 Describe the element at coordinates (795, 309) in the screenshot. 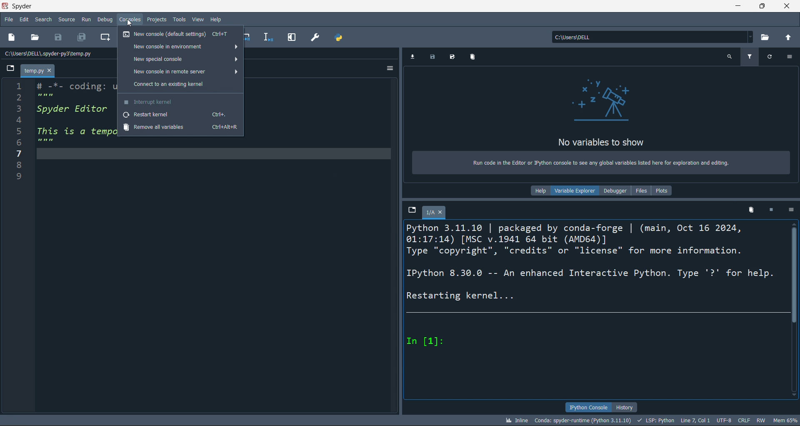

I see `scroll bat` at that location.